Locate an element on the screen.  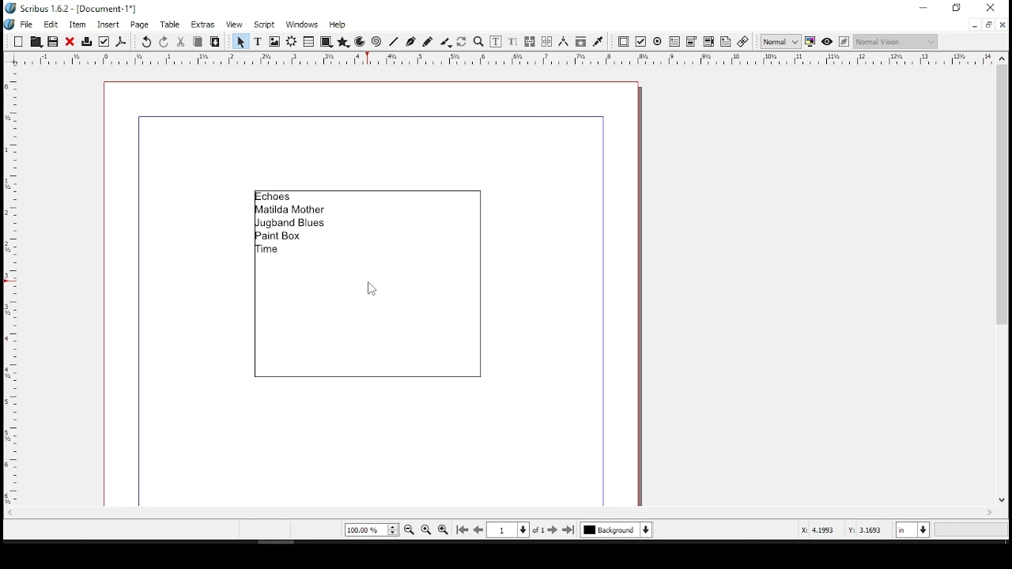
redo is located at coordinates (164, 41).